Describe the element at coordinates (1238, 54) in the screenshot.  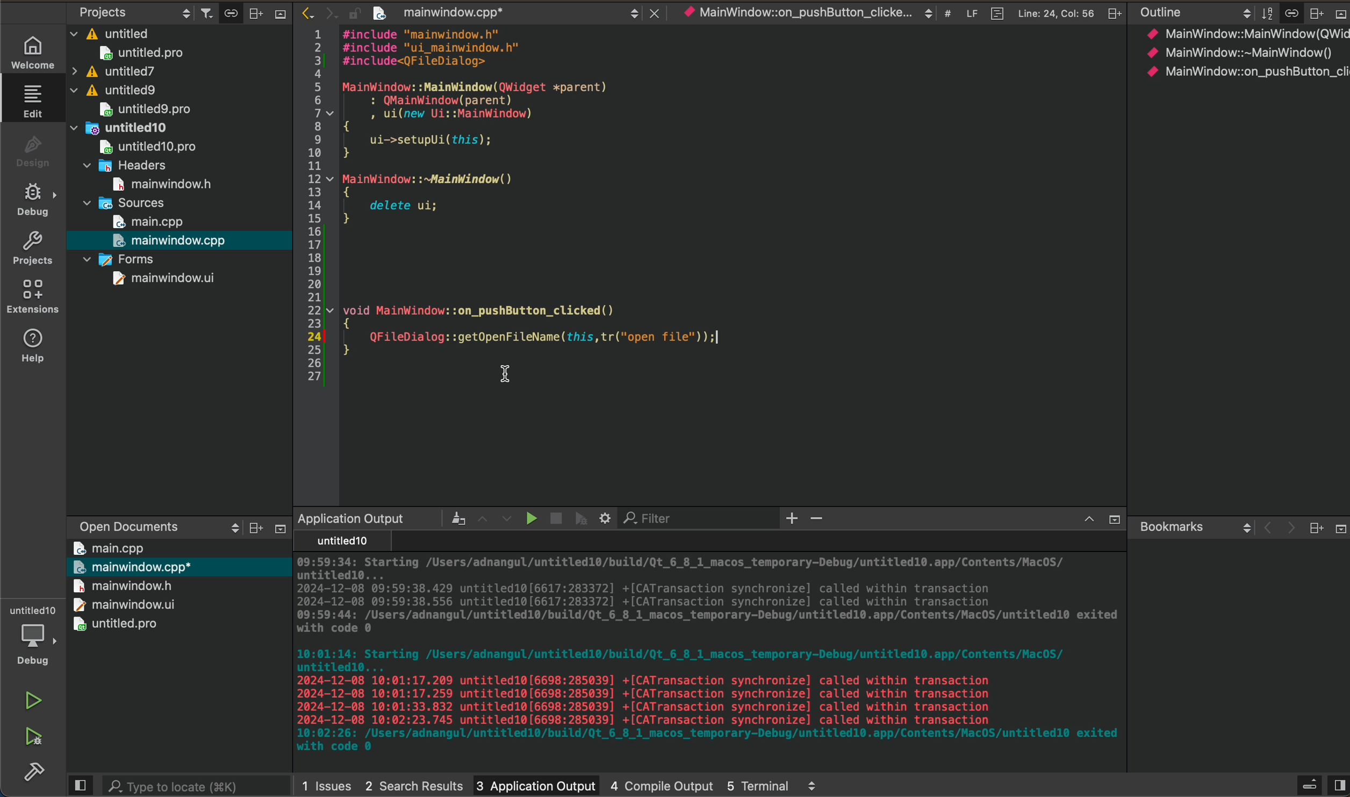
I see `¢ MainWindow::~MainWindow()` at that location.